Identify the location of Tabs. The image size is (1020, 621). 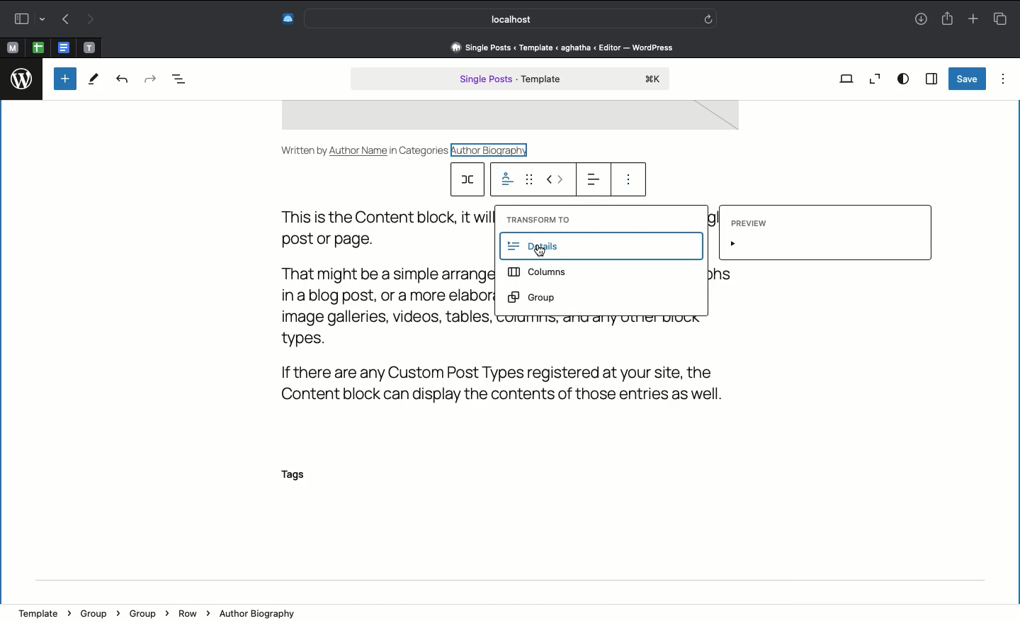
(999, 18).